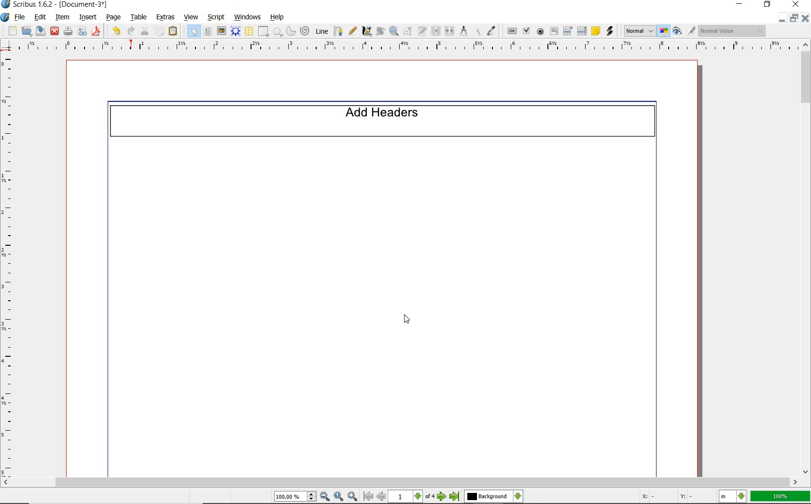  Describe the element at coordinates (527, 31) in the screenshot. I see `pdf check box` at that location.